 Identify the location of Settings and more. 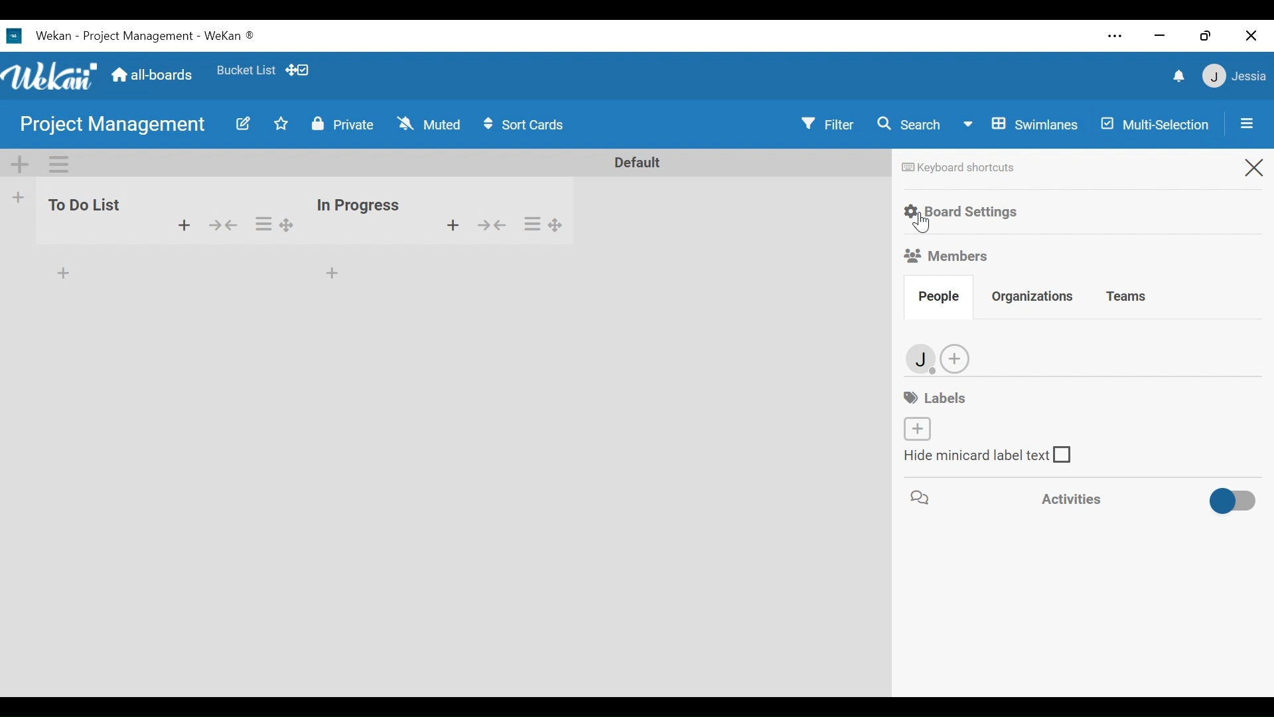
(1117, 35).